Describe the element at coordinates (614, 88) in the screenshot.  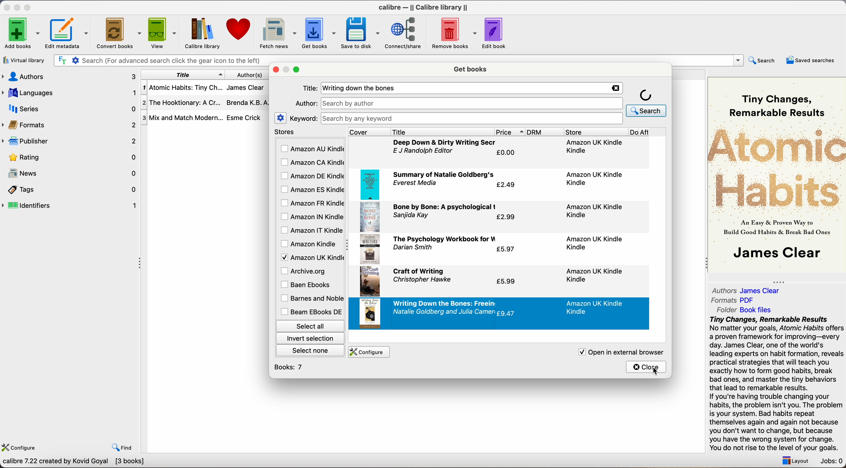
I see `clear` at that location.